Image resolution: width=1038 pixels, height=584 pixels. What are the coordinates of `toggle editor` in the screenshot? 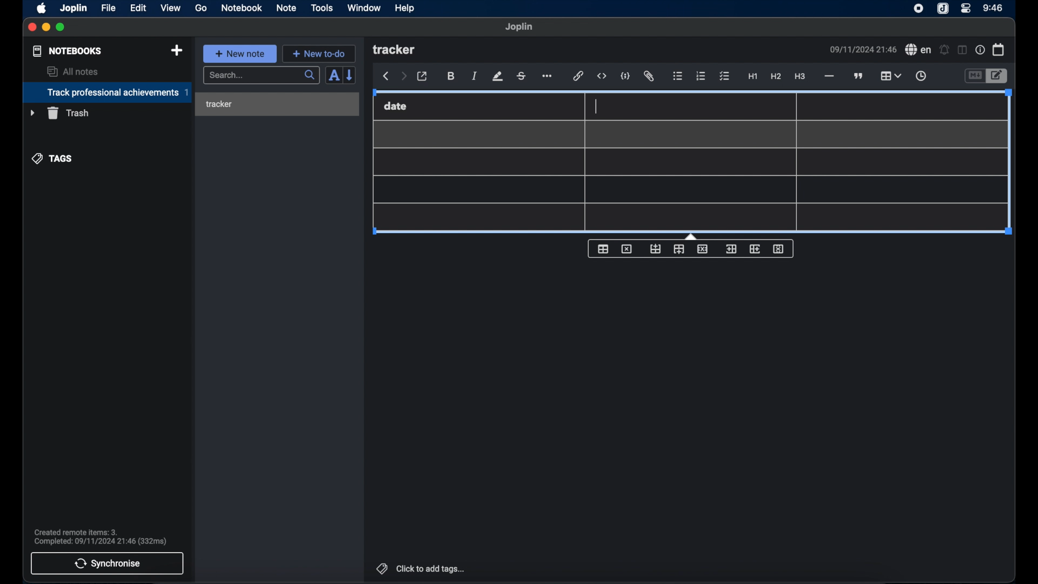 It's located at (997, 76).